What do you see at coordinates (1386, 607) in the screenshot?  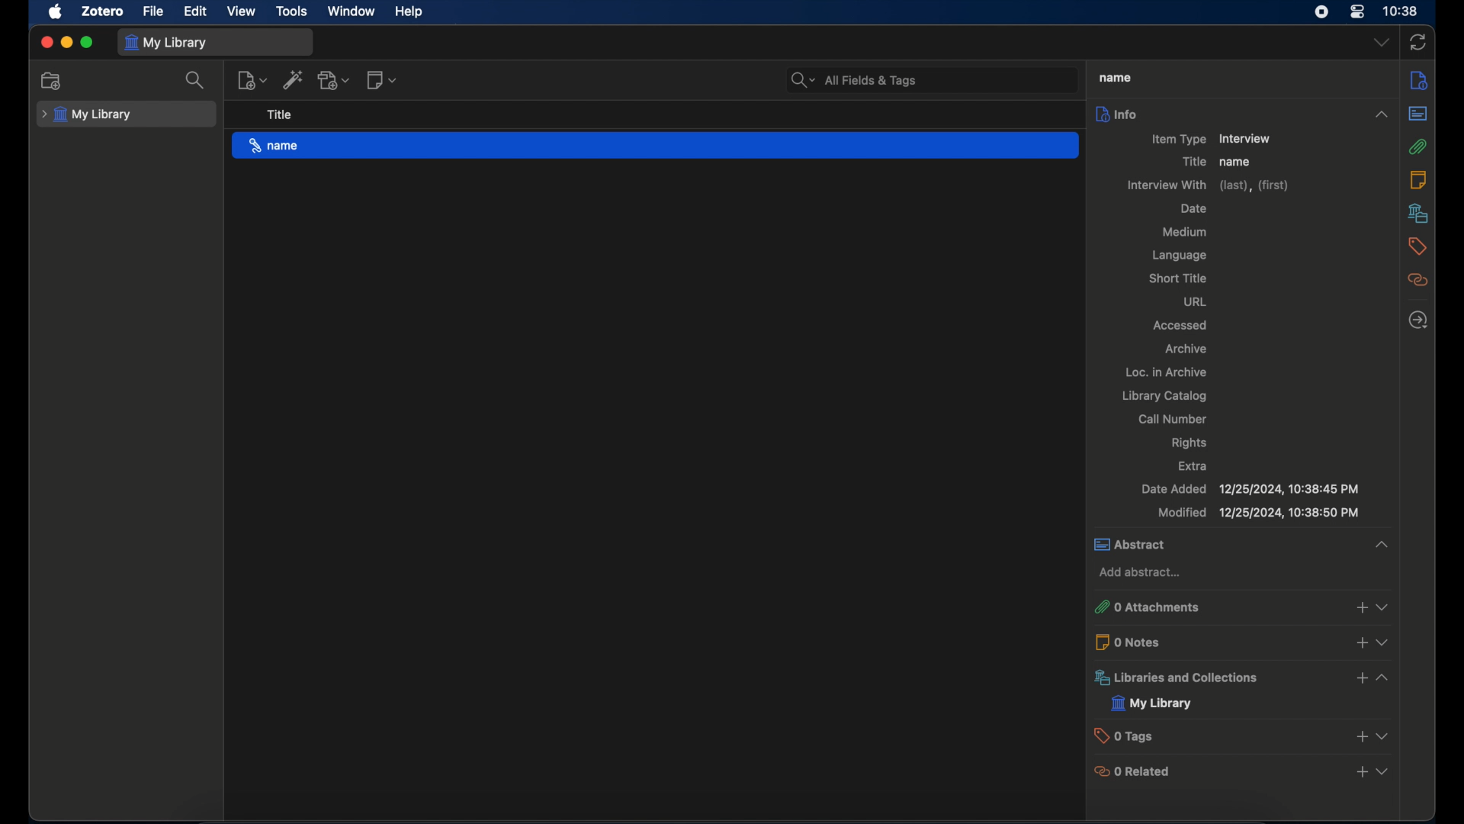 I see `view` at bounding box center [1386, 607].